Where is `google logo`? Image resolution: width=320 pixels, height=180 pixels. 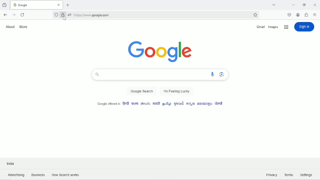
google logo is located at coordinates (160, 50).